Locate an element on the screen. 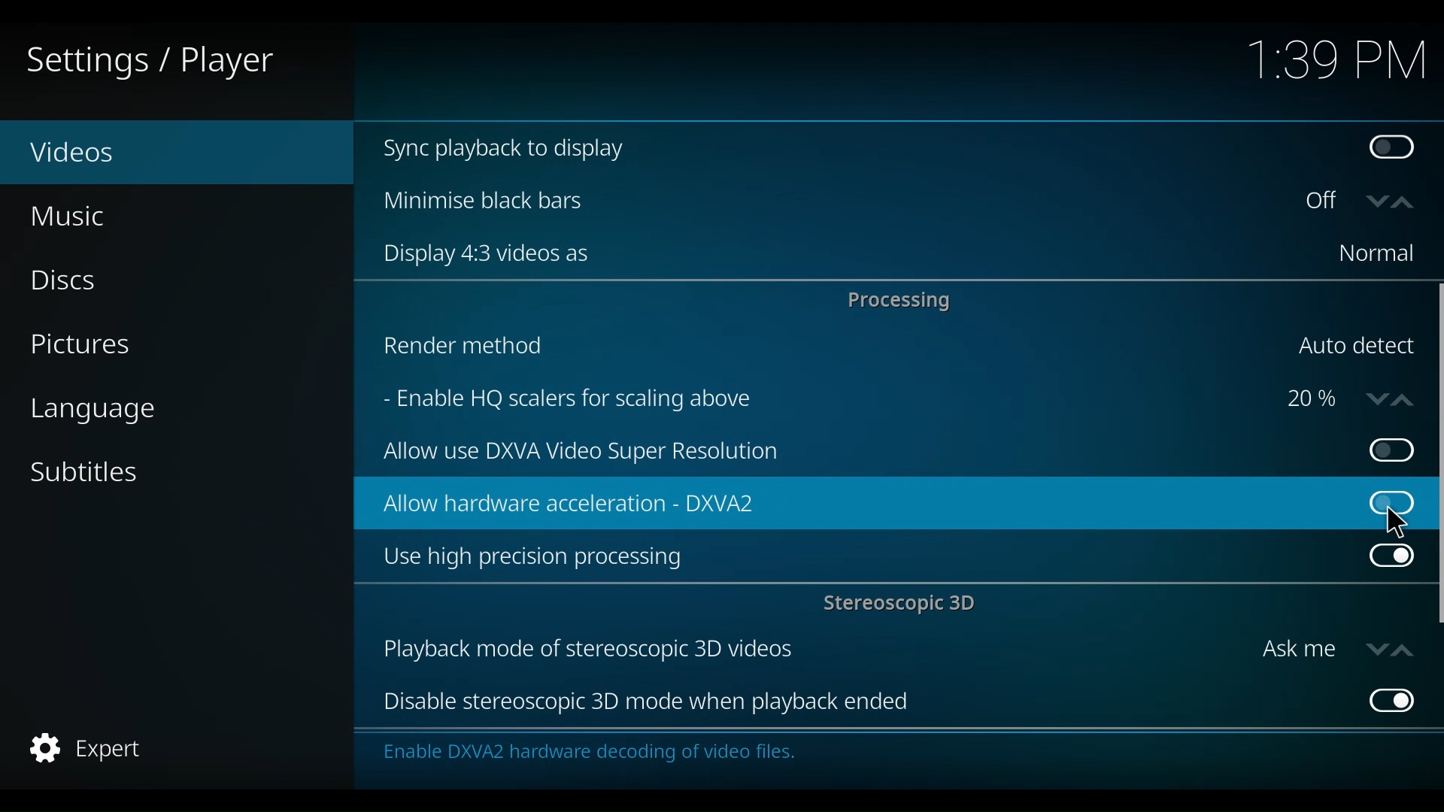 The height and width of the screenshot is (812, 1444). down is located at coordinates (1377, 201).